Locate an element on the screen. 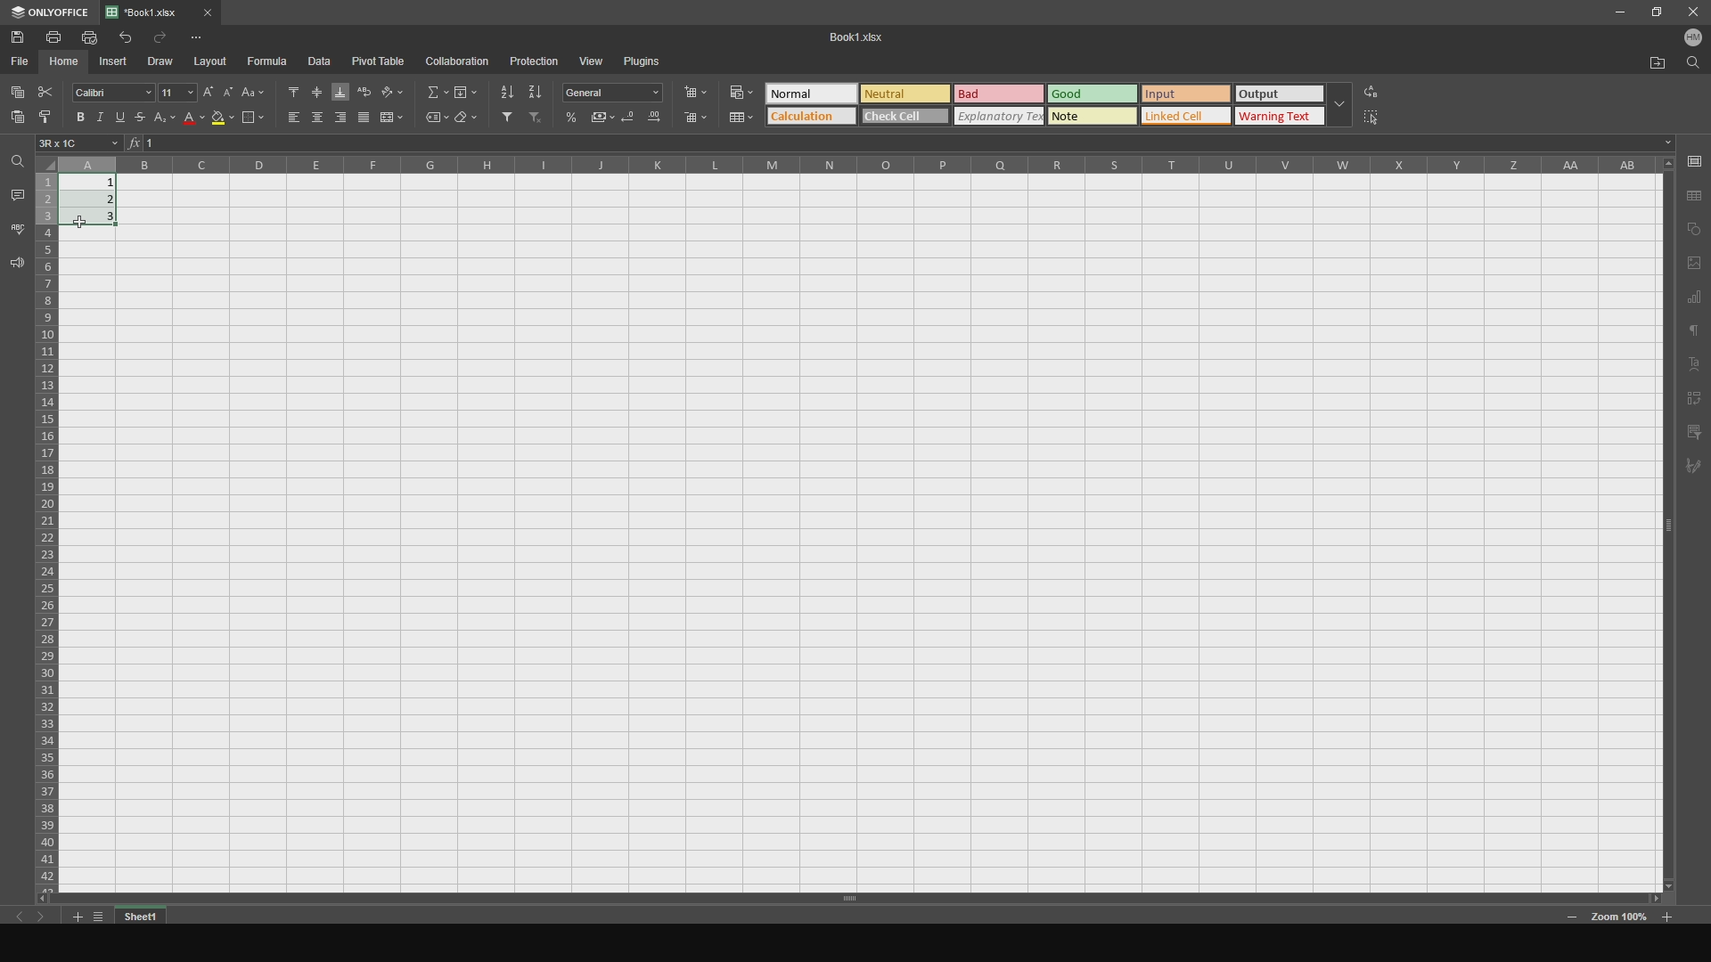 This screenshot has width=1711, height=962. list tabs is located at coordinates (98, 917).